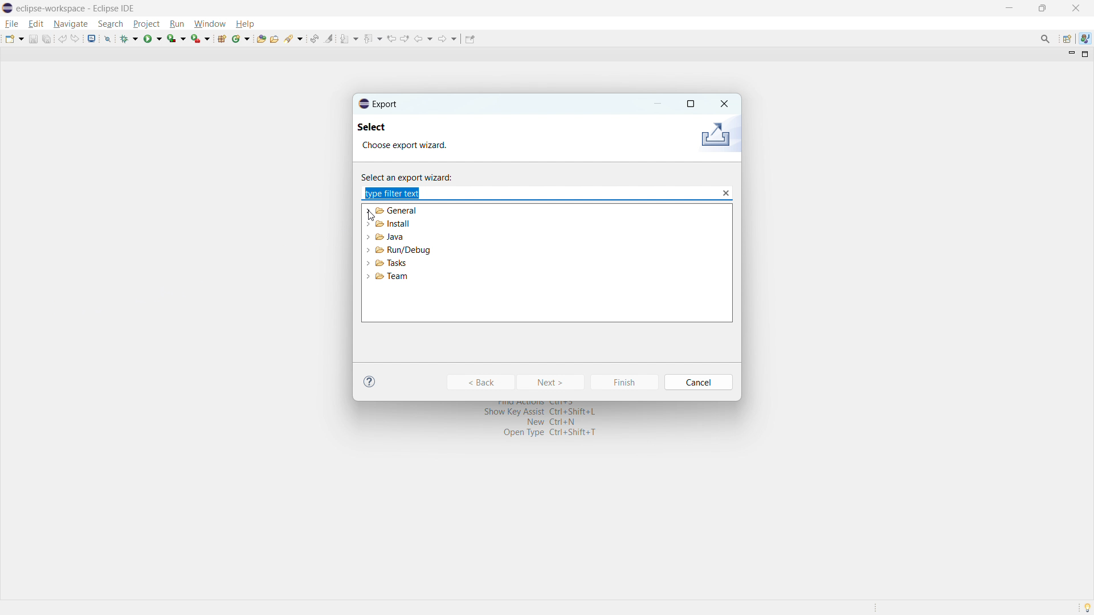 This screenshot has width=1094, height=615. I want to click on Select an export wizard, so click(415, 176).